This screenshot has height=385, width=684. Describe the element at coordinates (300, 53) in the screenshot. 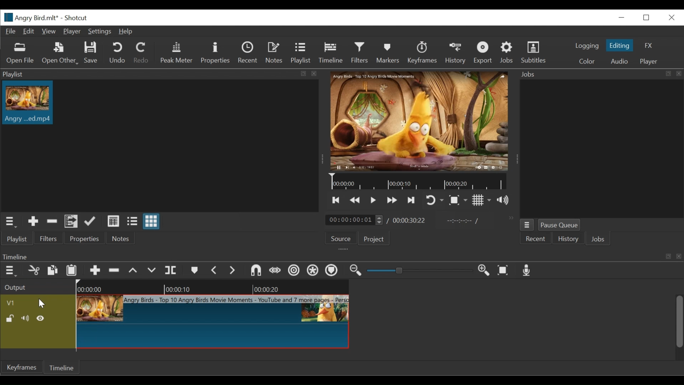

I see `Playlist` at that location.